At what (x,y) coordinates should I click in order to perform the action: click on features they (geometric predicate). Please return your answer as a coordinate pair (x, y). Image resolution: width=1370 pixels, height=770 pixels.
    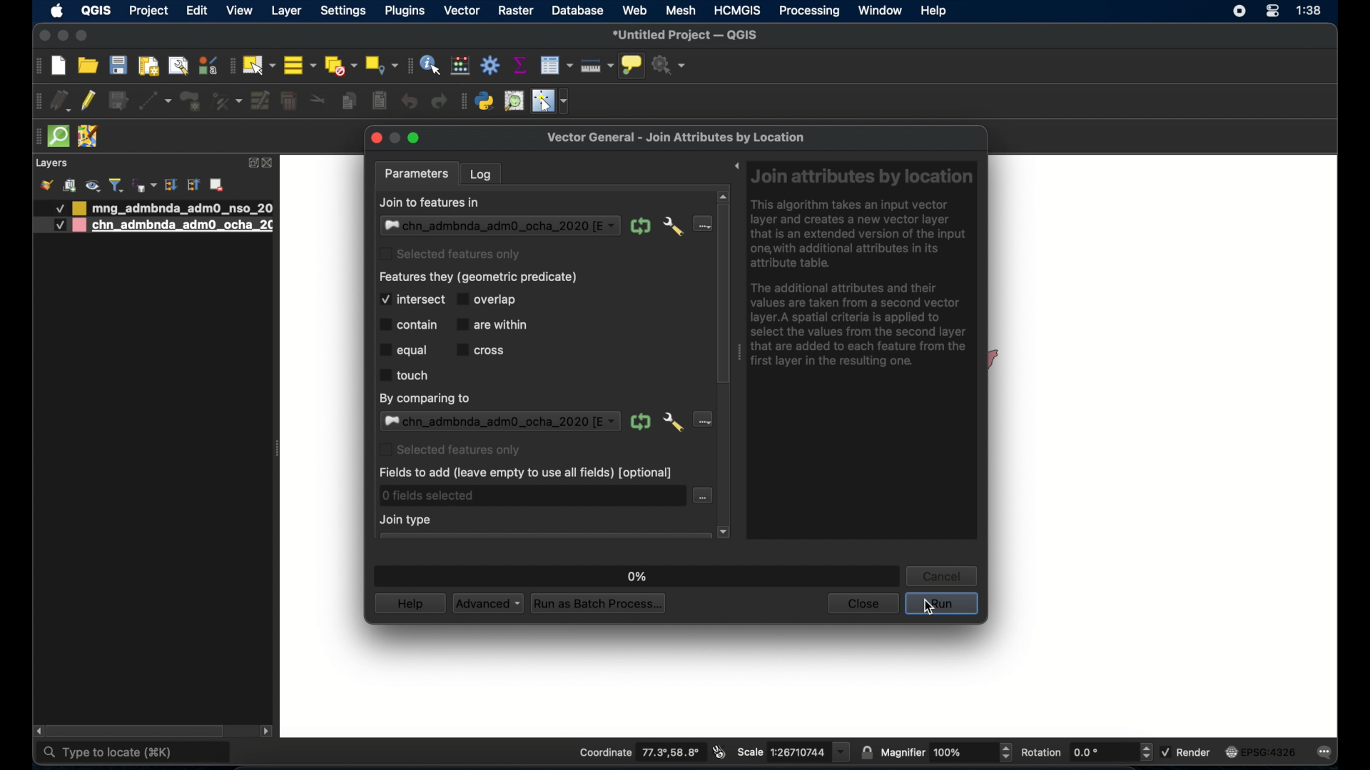
    Looking at the image, I should click on (482, 277).